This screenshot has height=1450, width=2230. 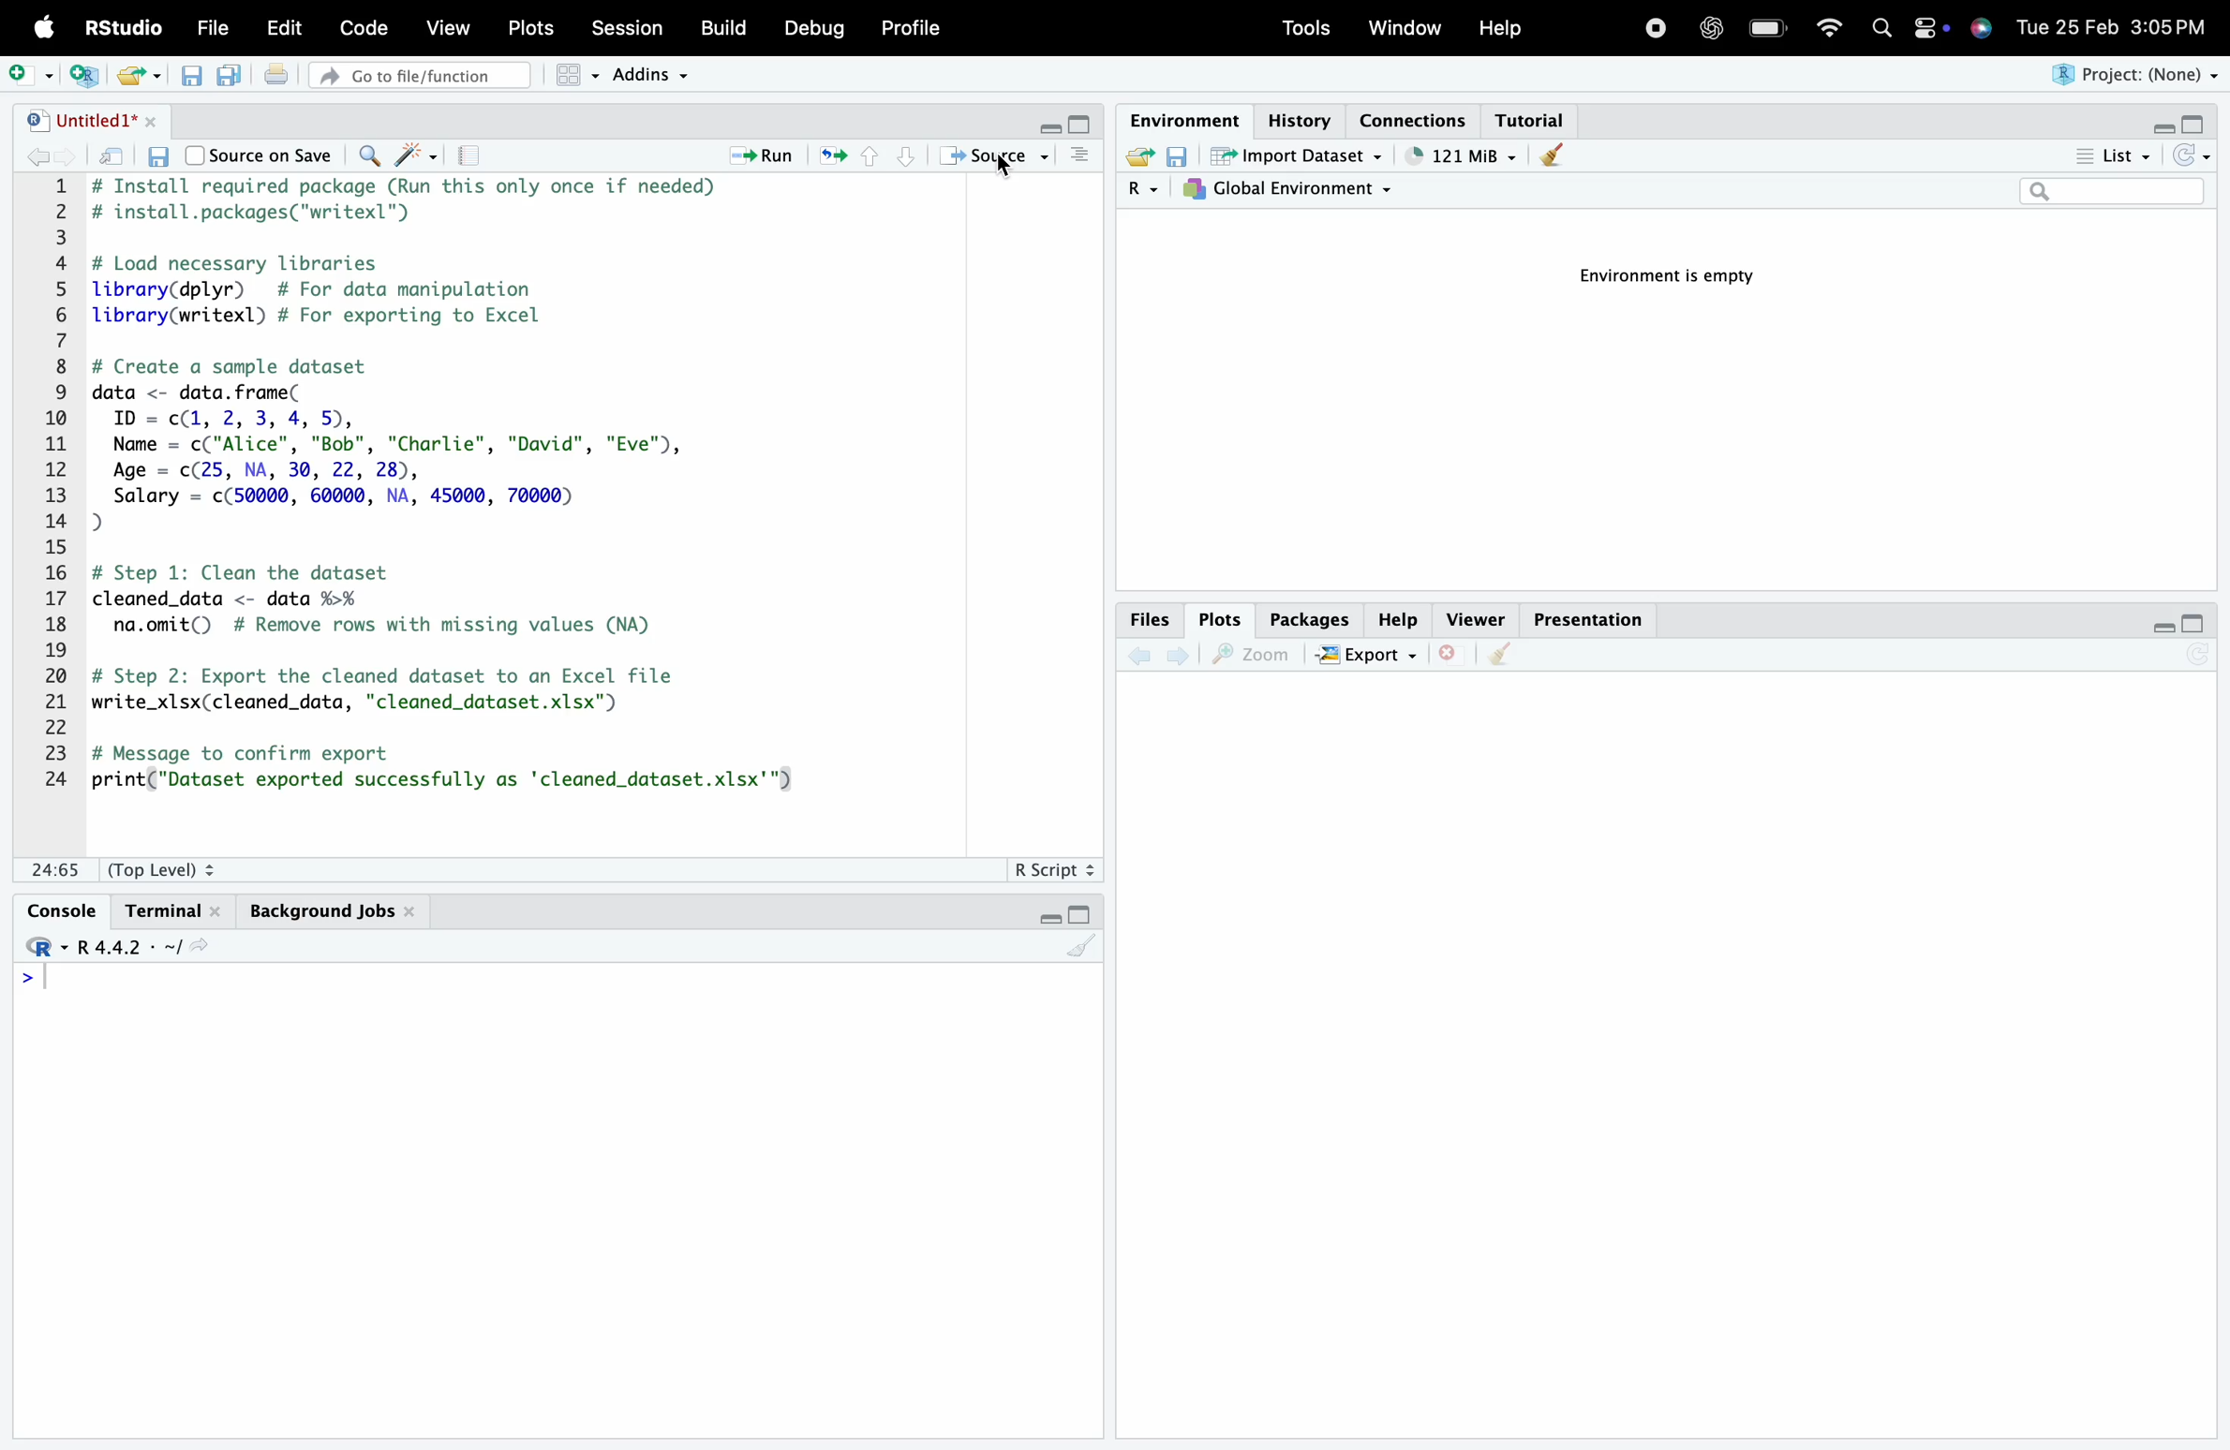 I want to click on (Top Level):, so click(x=163, y=866).